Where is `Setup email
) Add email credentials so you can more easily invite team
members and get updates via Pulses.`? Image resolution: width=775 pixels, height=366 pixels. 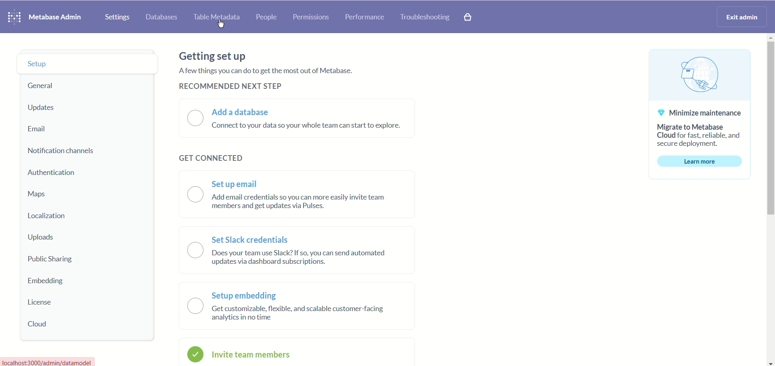
Setup email
) Add email credentials so you can more easily invite team
members and get updates via Pulses. is located at coordinates (302, 195).